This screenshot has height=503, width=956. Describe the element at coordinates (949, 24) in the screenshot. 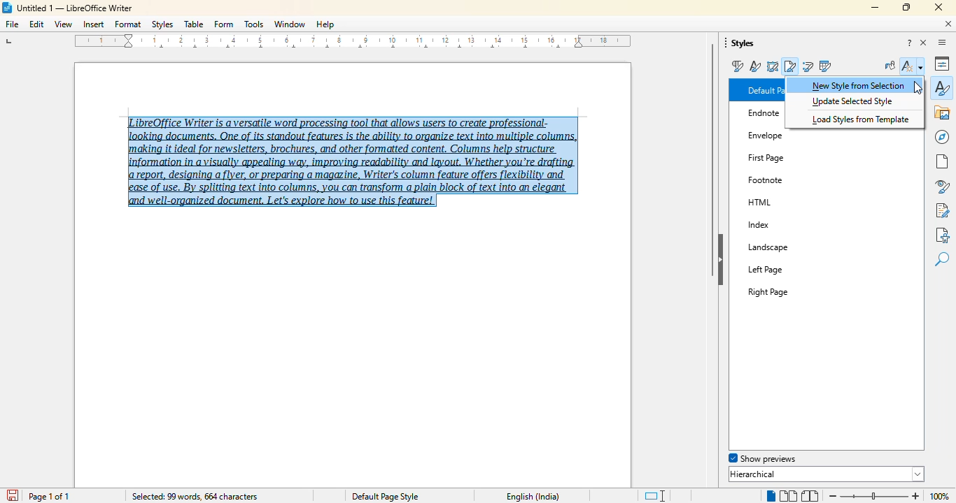

I see `close document` at that location.